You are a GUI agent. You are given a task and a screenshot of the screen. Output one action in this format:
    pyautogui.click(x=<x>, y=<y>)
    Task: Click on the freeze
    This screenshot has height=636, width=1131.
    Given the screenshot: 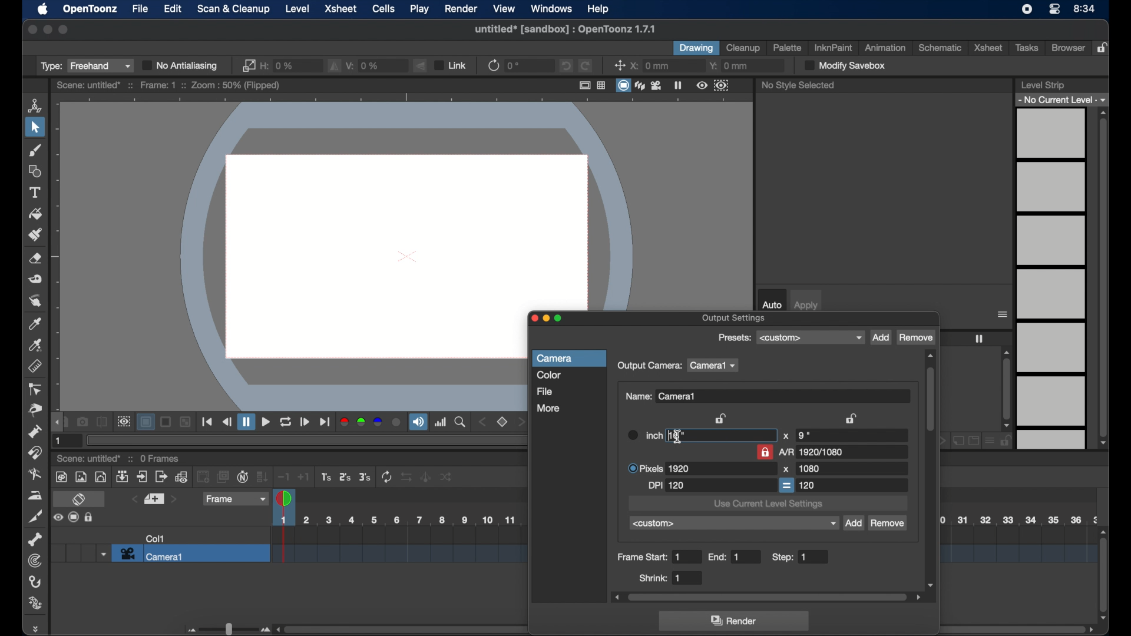 What is the action you would take?
    pyautogui.click(x=678, y=85)
    